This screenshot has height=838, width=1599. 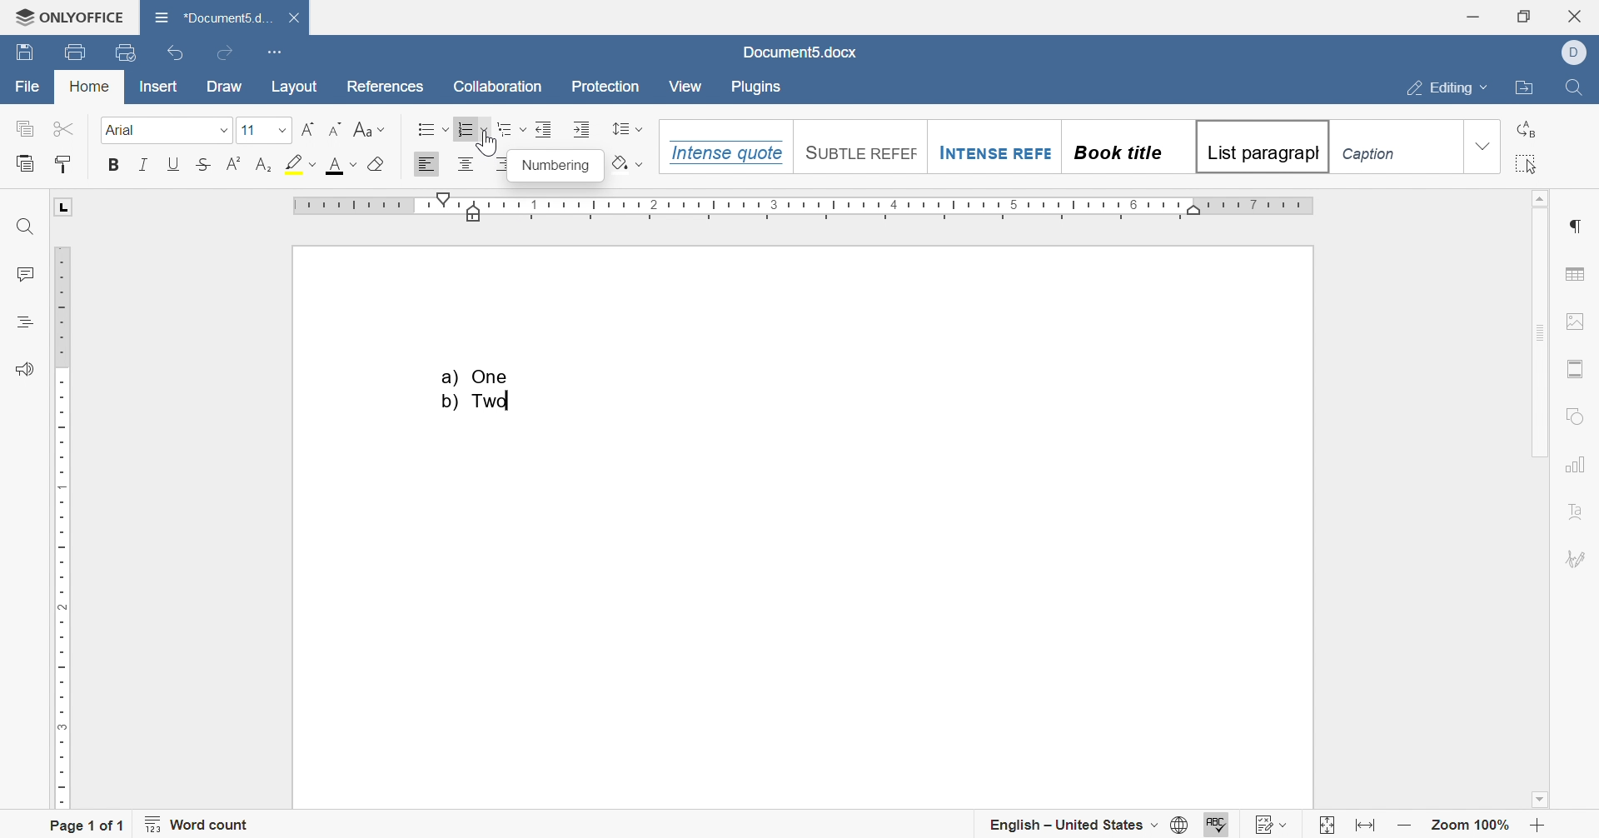 What do you see at coordinates (629, 162) in the screenshot?
I see `shading` at bounding box center [629, 162].